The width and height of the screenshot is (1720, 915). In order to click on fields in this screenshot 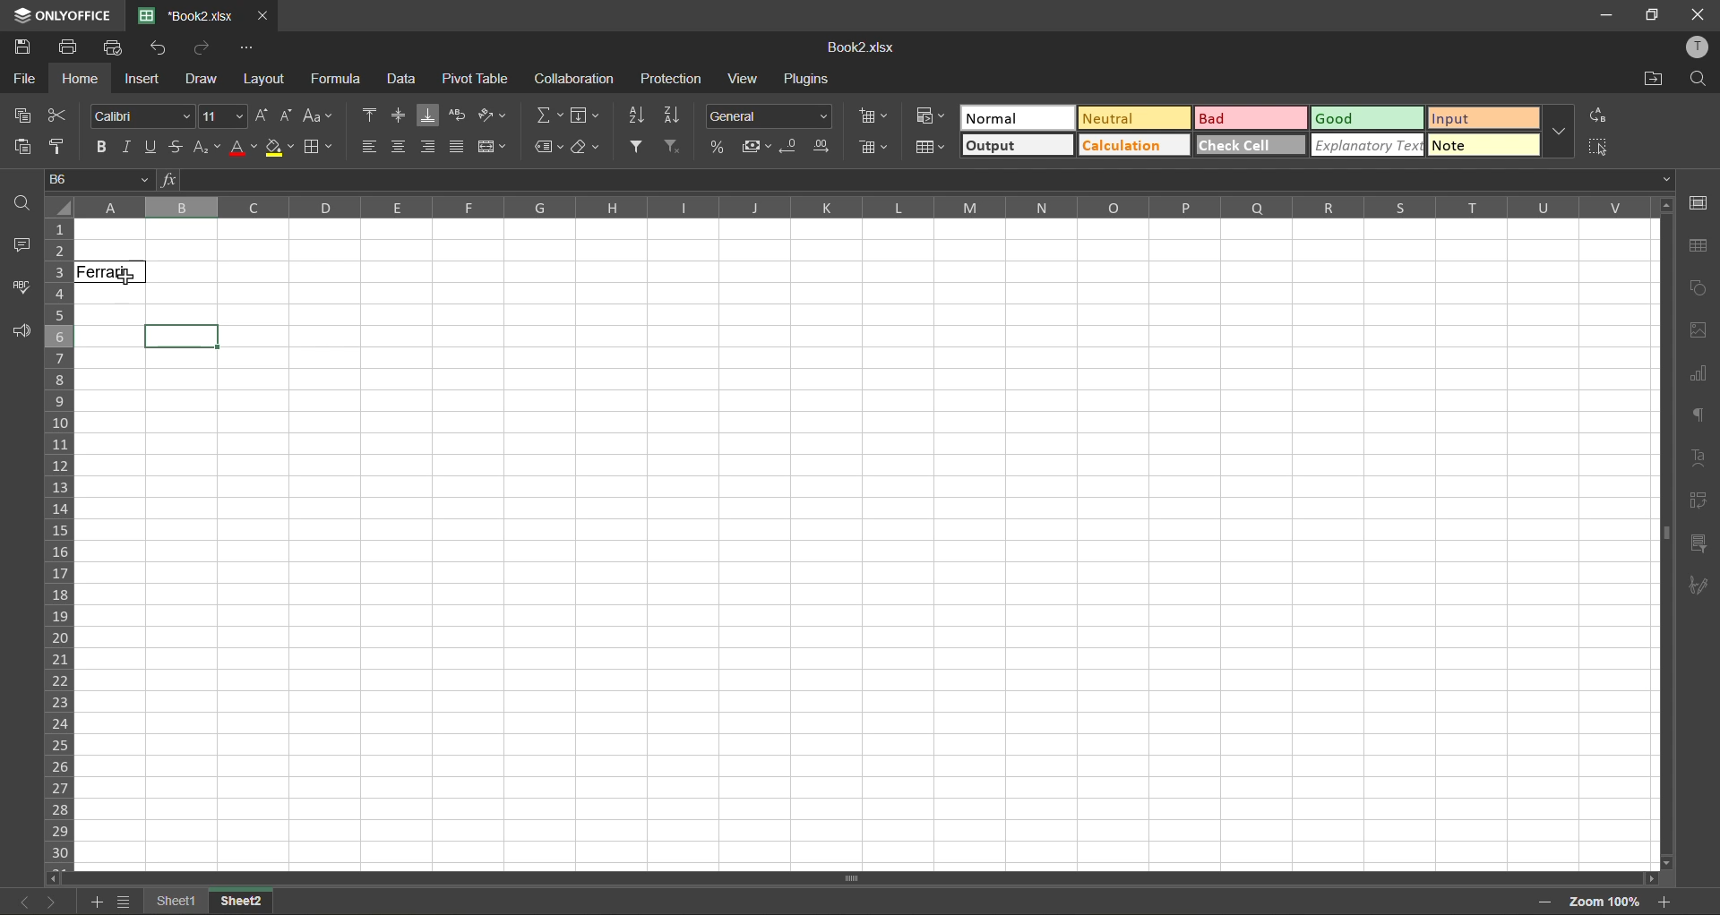, I will do `click(586, 115)`.